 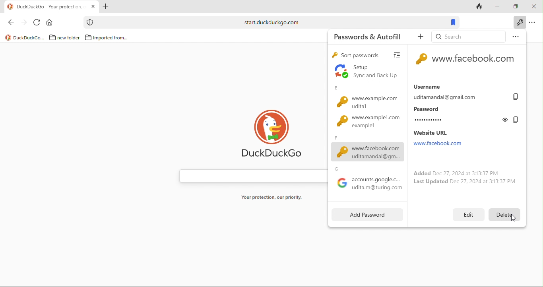 I want to click on sort passwords, so click(x=357, y=56).